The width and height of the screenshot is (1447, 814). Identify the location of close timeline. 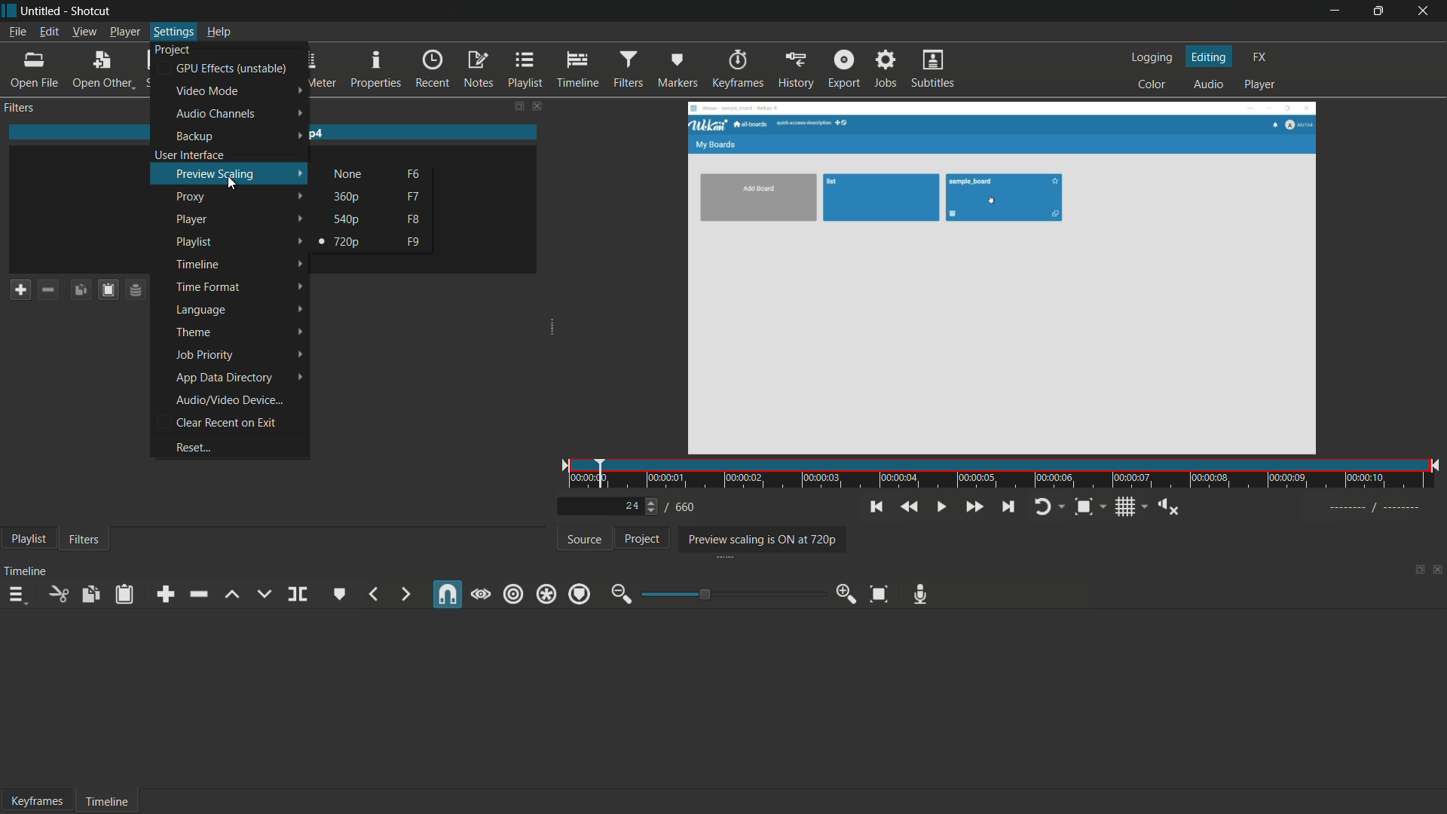
(1438, 571).